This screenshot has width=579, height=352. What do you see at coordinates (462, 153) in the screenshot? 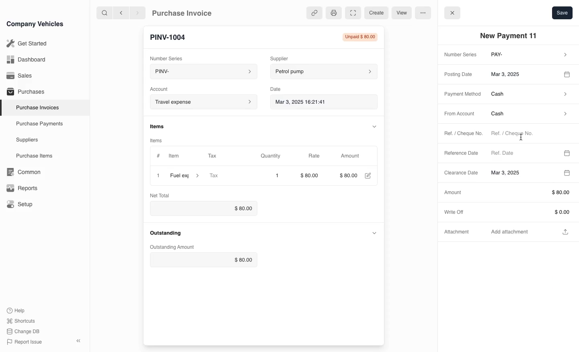
I see `Reference Date` at bounding box center [462, 153].